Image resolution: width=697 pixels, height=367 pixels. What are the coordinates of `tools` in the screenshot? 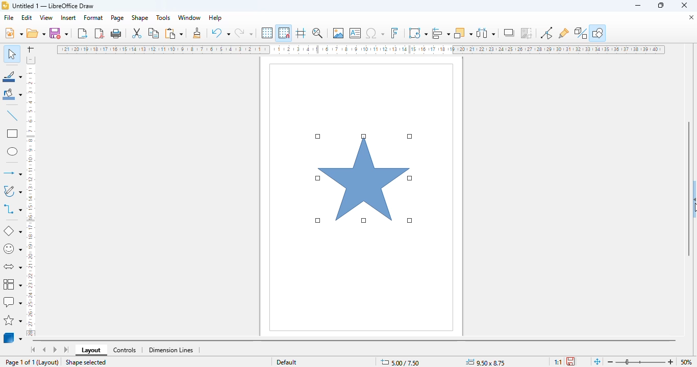 It's located at (163, 18).